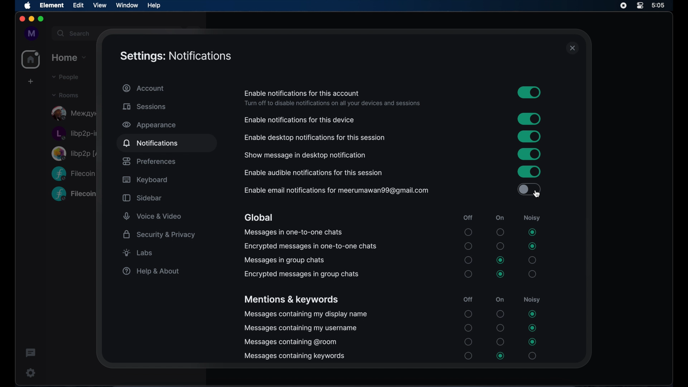 Image resolution: width=688 pixels, height=387 pixels. What do you see at coordinates (31, 19) in the screenshot?
I see `minimize` at bounding box center [31, 19].